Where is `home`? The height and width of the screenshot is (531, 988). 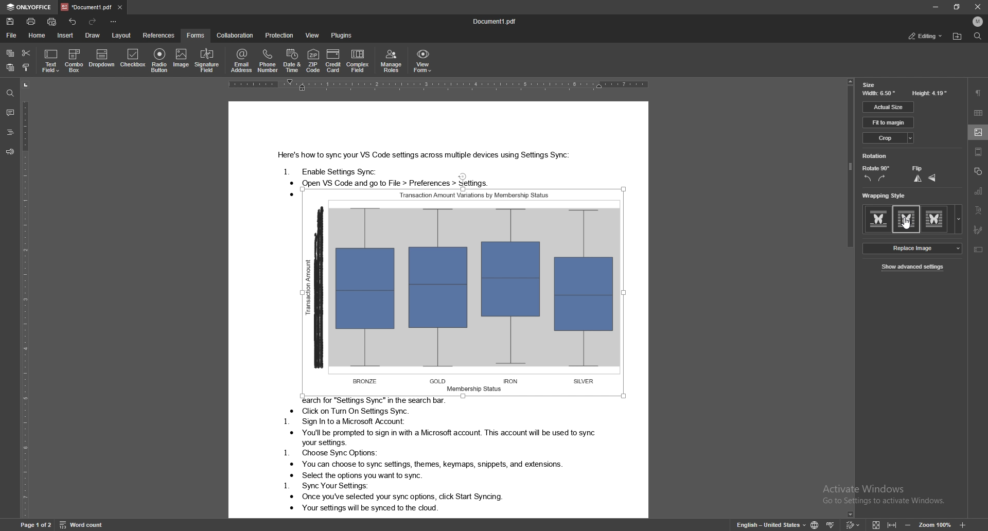
home is located at coordinates (37, 36).